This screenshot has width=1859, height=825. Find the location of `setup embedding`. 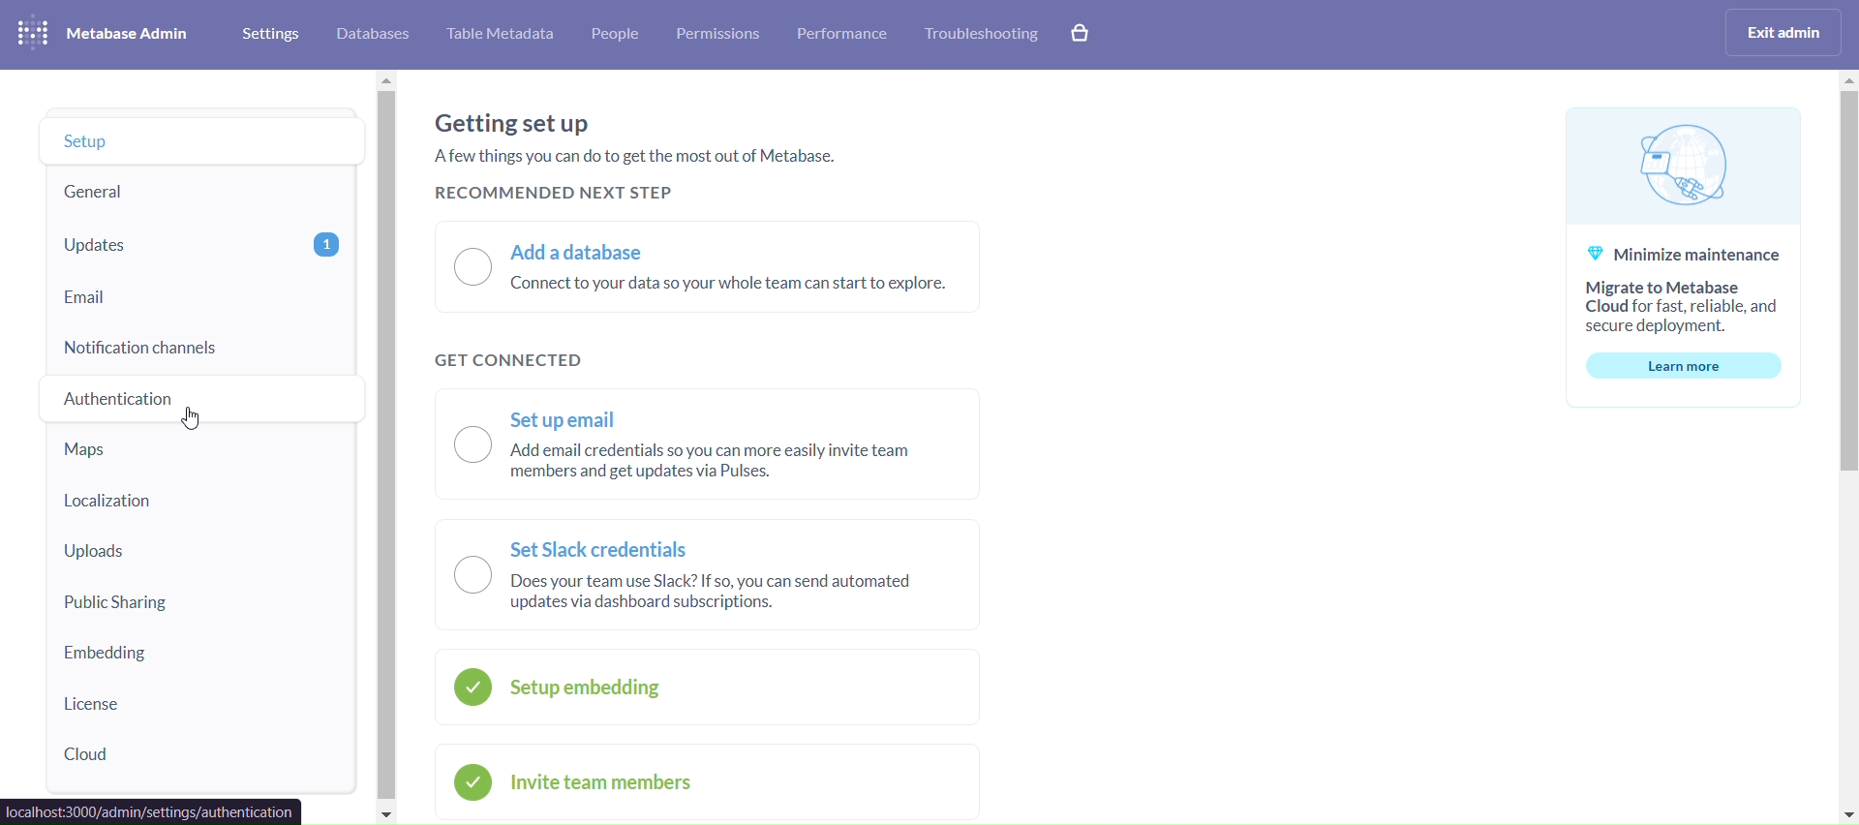

setup embedding is located at coordinates (704, 687).